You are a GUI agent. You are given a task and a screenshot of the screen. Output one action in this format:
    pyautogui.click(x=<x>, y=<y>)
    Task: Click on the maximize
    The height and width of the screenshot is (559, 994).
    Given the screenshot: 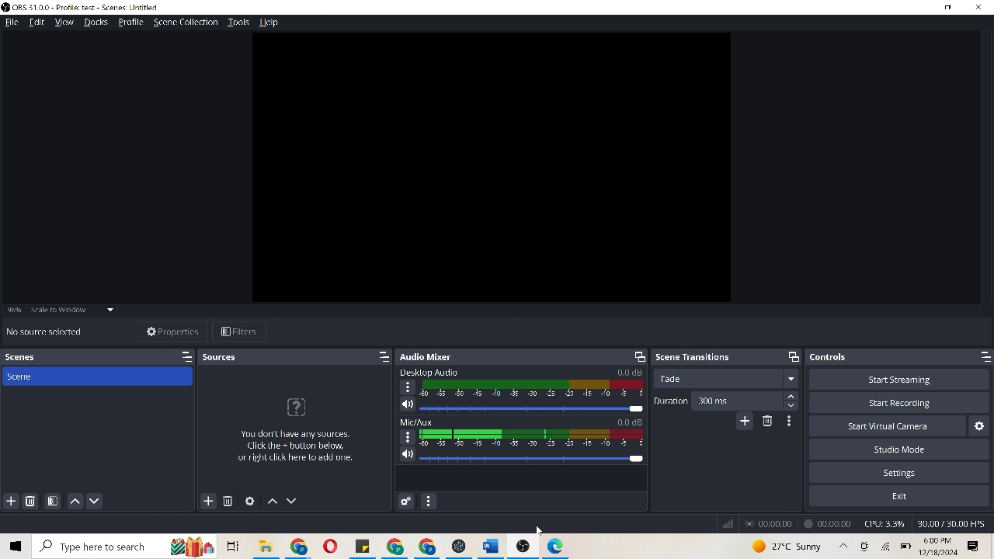 What is the action you would take?
    pyautogui.click(x=792, y=356)
    